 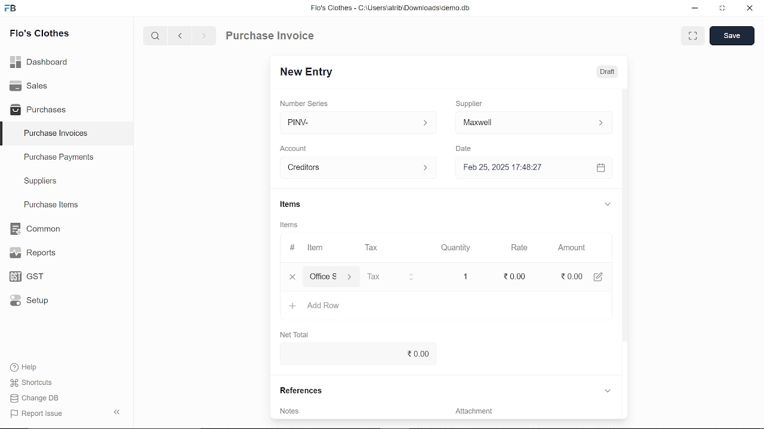 I want to click on References., so click(x=303, y=390).